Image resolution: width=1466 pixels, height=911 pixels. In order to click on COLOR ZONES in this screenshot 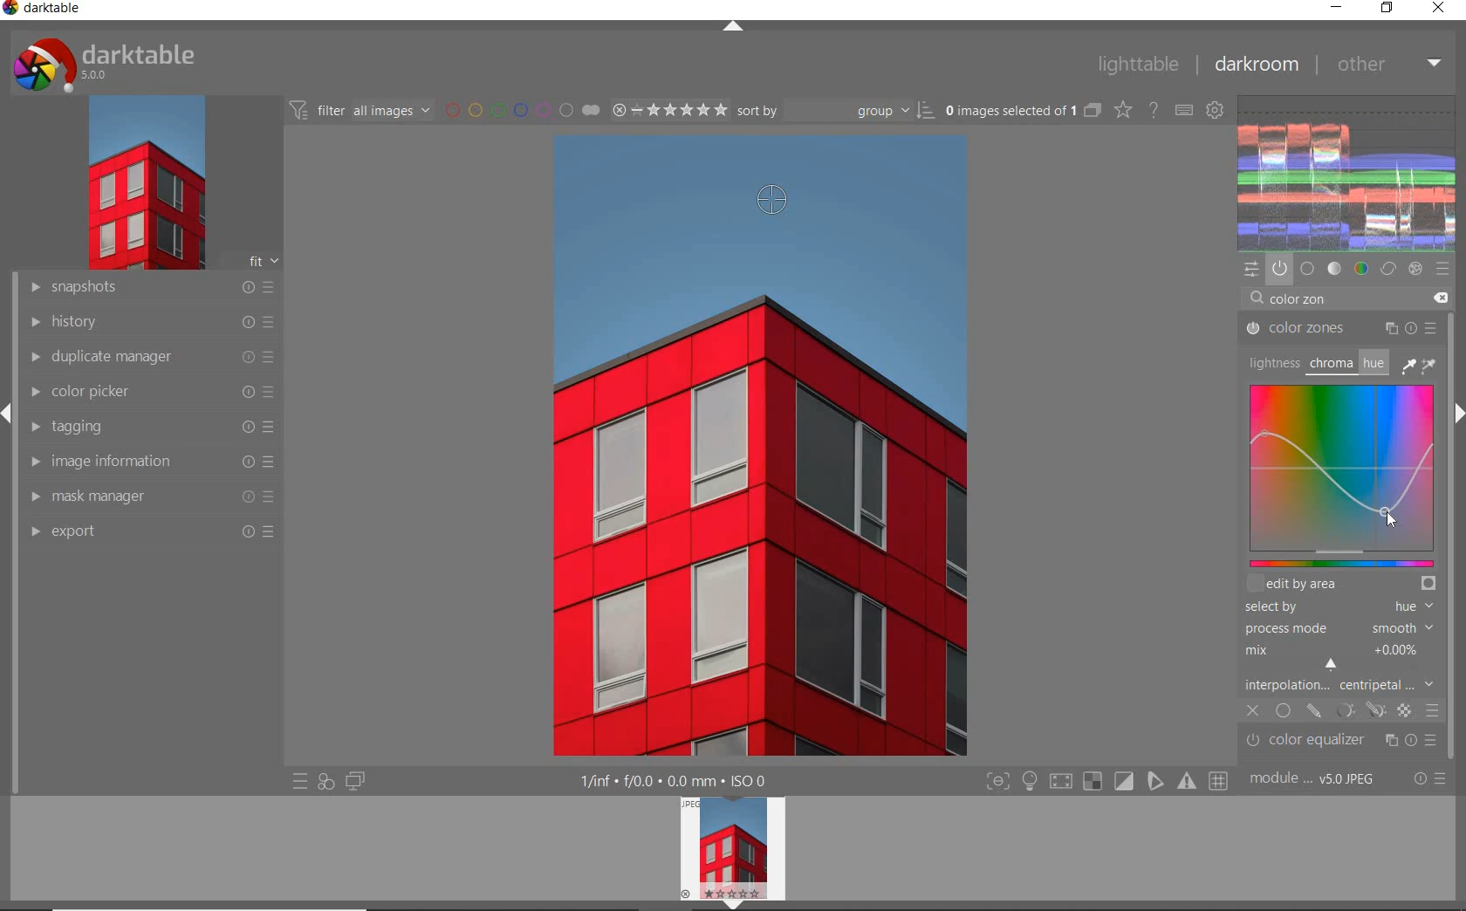, I will do `click(1341, 329)`.